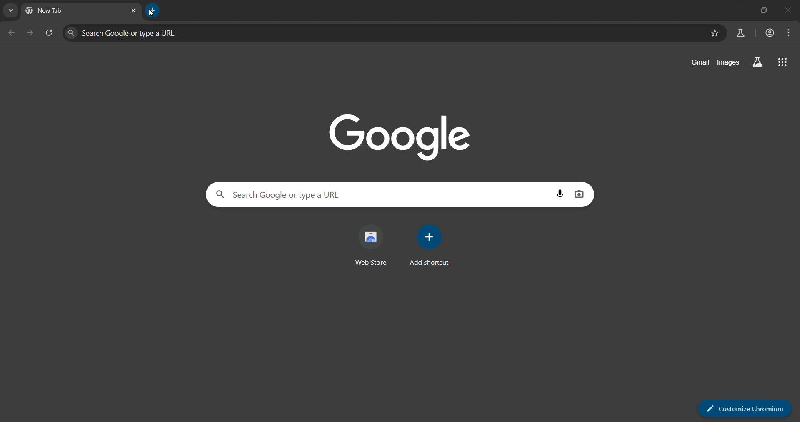 The image size is (800, 422). I want to click on close, so click(787, 11).